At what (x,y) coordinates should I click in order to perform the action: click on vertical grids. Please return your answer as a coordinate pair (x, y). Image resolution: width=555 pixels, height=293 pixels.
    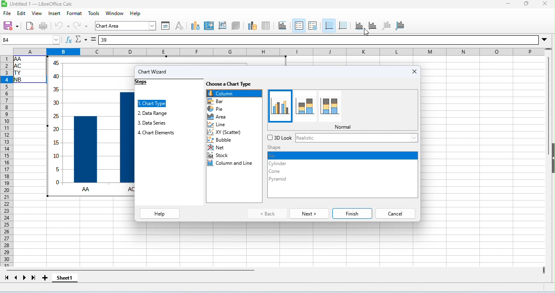
    Looking at the image, I should click on (345, 25).